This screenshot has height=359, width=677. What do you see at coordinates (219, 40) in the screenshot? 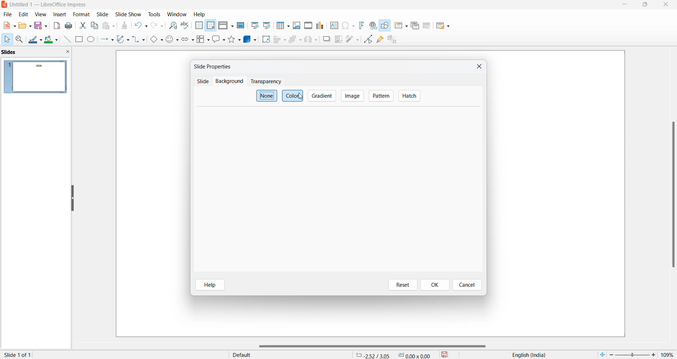
I see `callout shapes` at bounding box center [219, 40].